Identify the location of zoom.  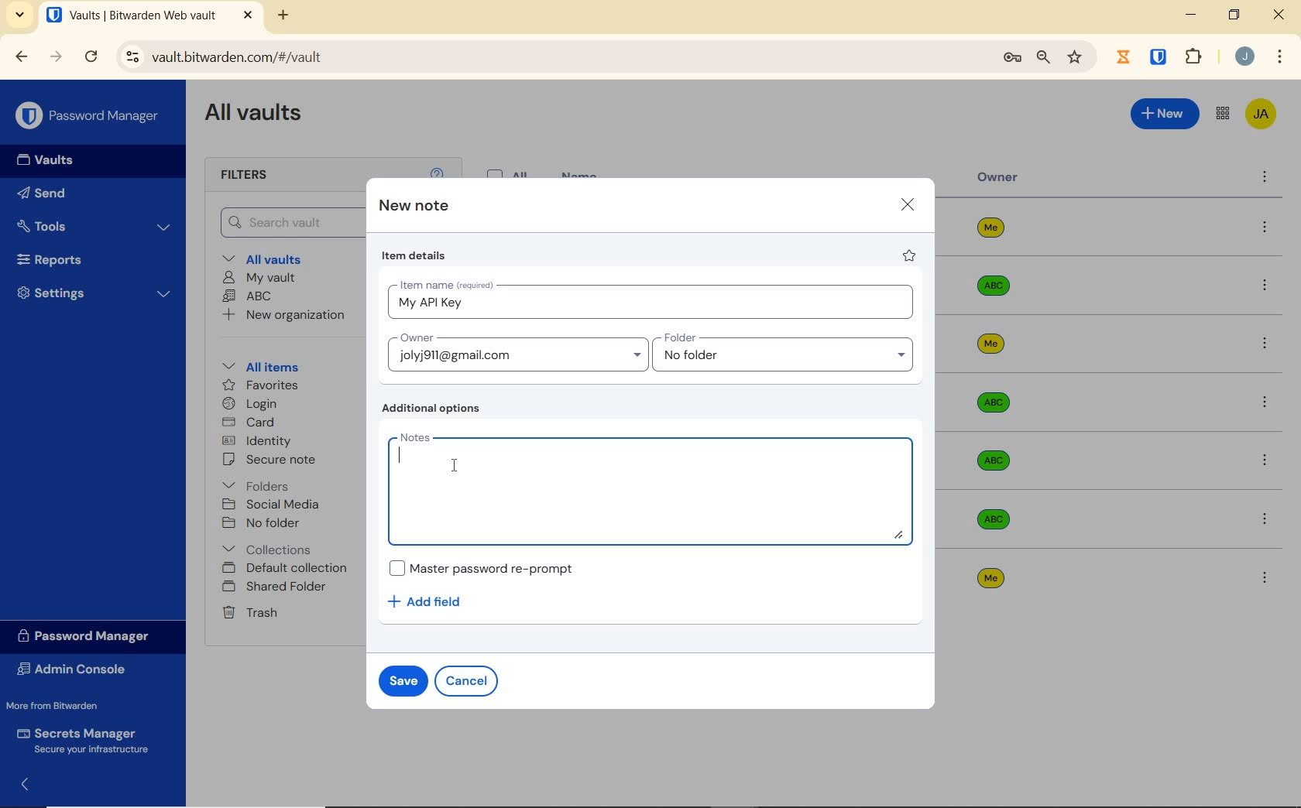
(1042, 58).